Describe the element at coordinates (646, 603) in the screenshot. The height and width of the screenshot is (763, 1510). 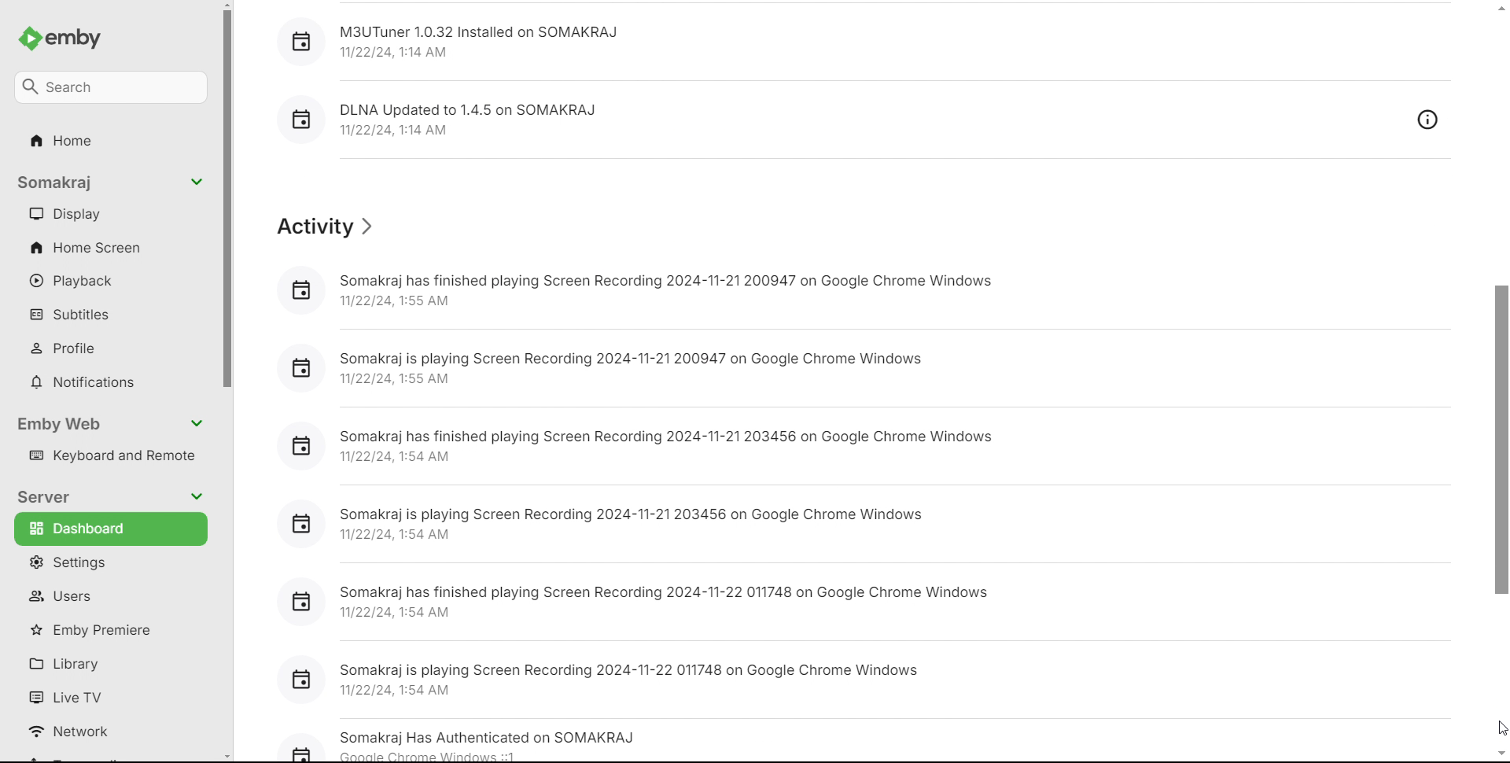
I see `[] Somakraj has finished playing Screen Recording 2024-11-22 011748 on Google Chrome Windows
11/22/24, 1:54 AM` at that location.